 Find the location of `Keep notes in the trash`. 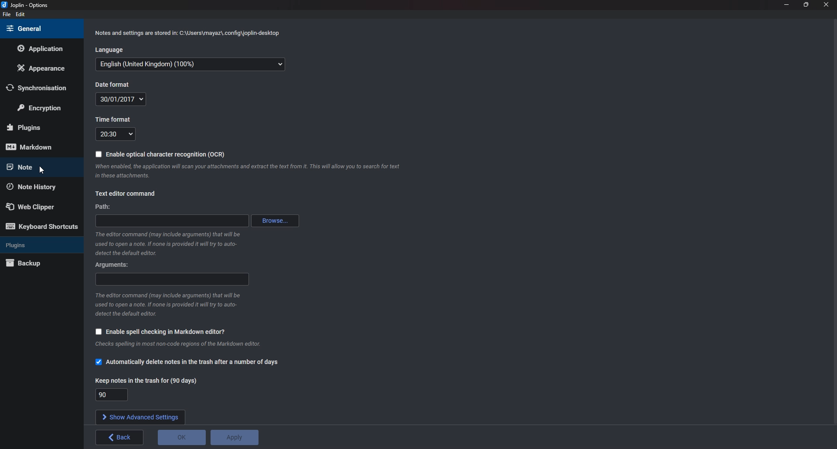

Keep notes in the trash is located at coordinates (114, 395).